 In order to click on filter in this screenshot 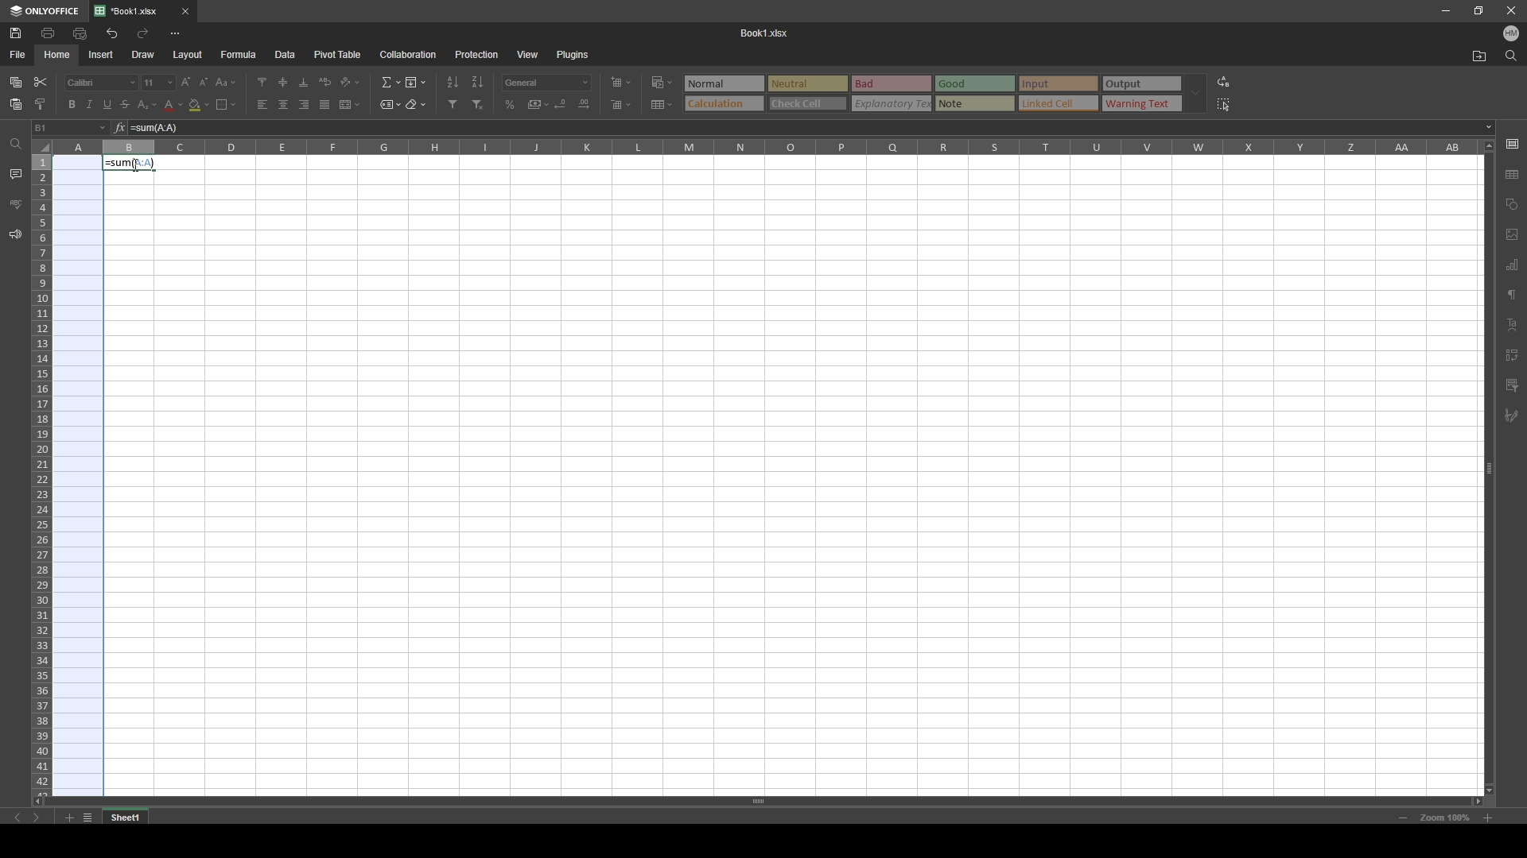, I will do `click(453, 104)`.